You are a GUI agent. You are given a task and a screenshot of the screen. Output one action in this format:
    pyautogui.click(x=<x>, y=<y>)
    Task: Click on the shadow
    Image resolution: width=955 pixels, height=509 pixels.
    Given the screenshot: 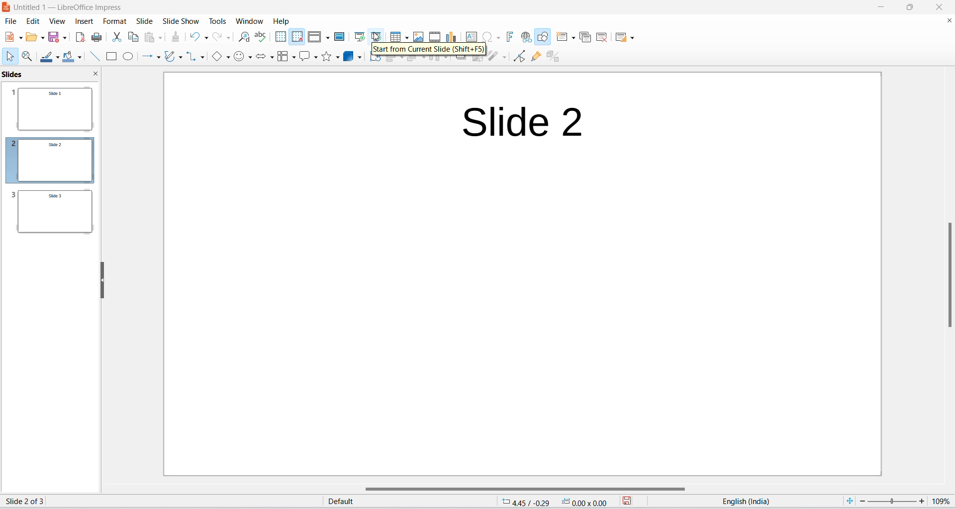 What is the action you would take?
    pyautogui.click(x=375, y=61)
    